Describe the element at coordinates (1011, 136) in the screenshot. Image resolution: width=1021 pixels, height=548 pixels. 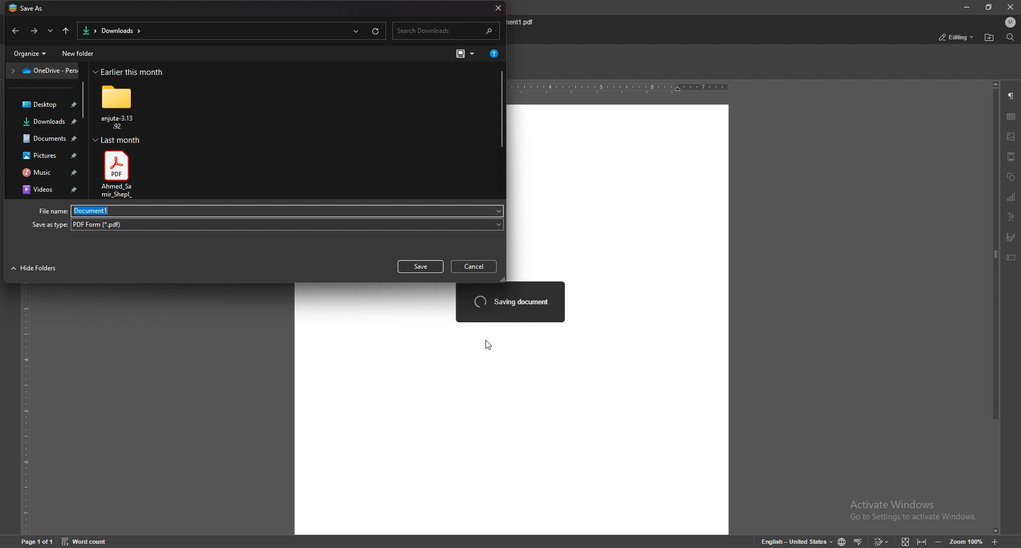
I see `image` at that location.